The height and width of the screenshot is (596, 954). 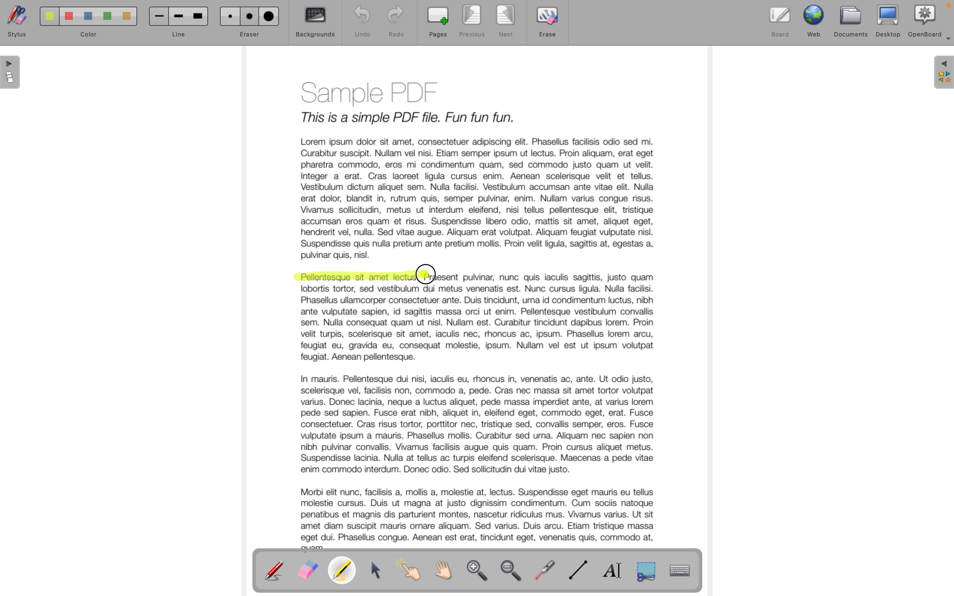 I want to click on next, so click(x=507, y=23).